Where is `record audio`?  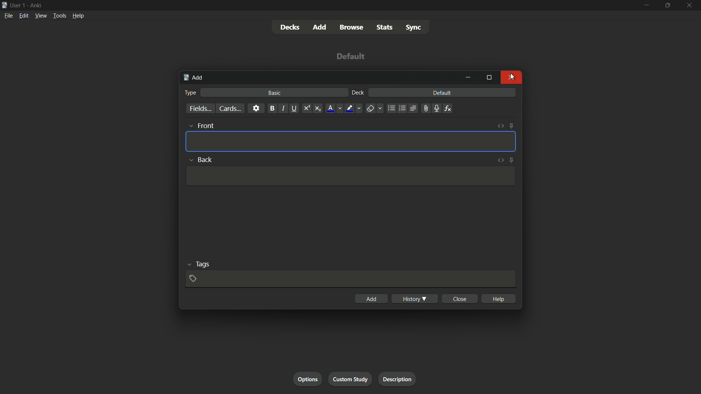
record audio is located at coordinates (437, 108).